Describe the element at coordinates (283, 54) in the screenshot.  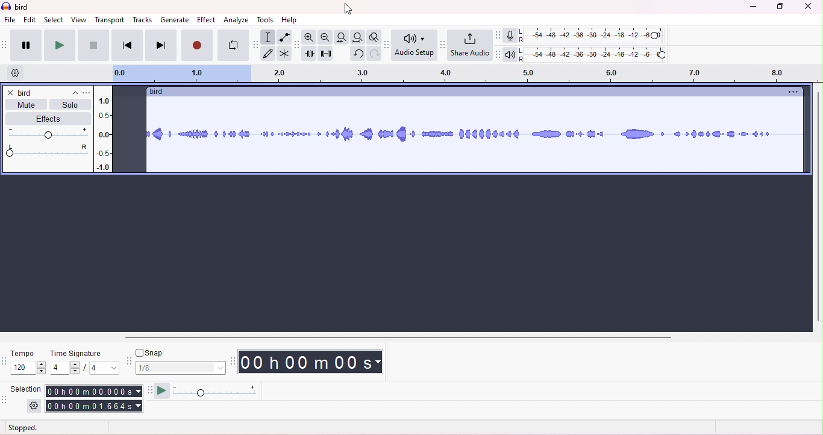
I see `multi` at that location.